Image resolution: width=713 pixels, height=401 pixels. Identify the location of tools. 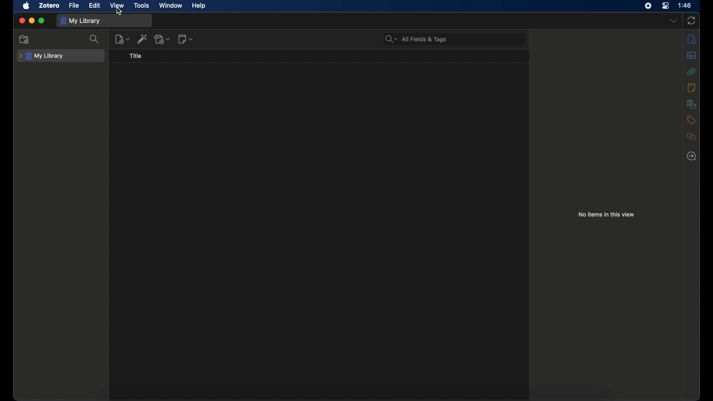
(141, 5).